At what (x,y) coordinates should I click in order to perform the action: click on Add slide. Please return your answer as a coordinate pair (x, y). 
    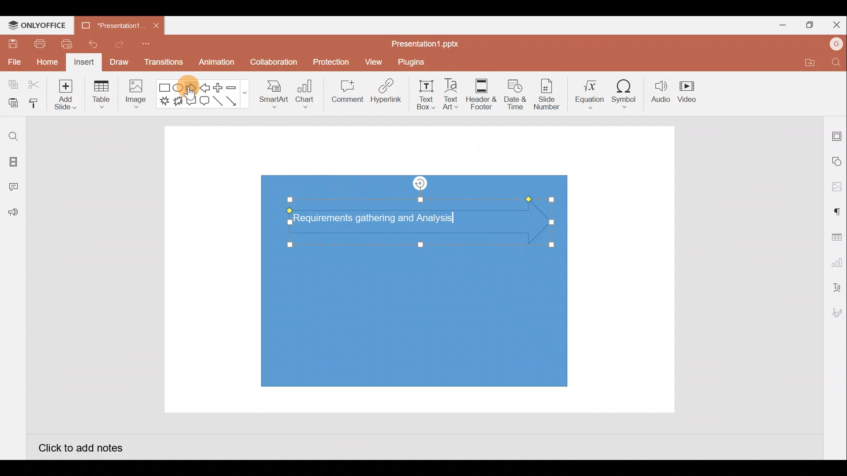
    Looking at the image, I should click on (64, 93).